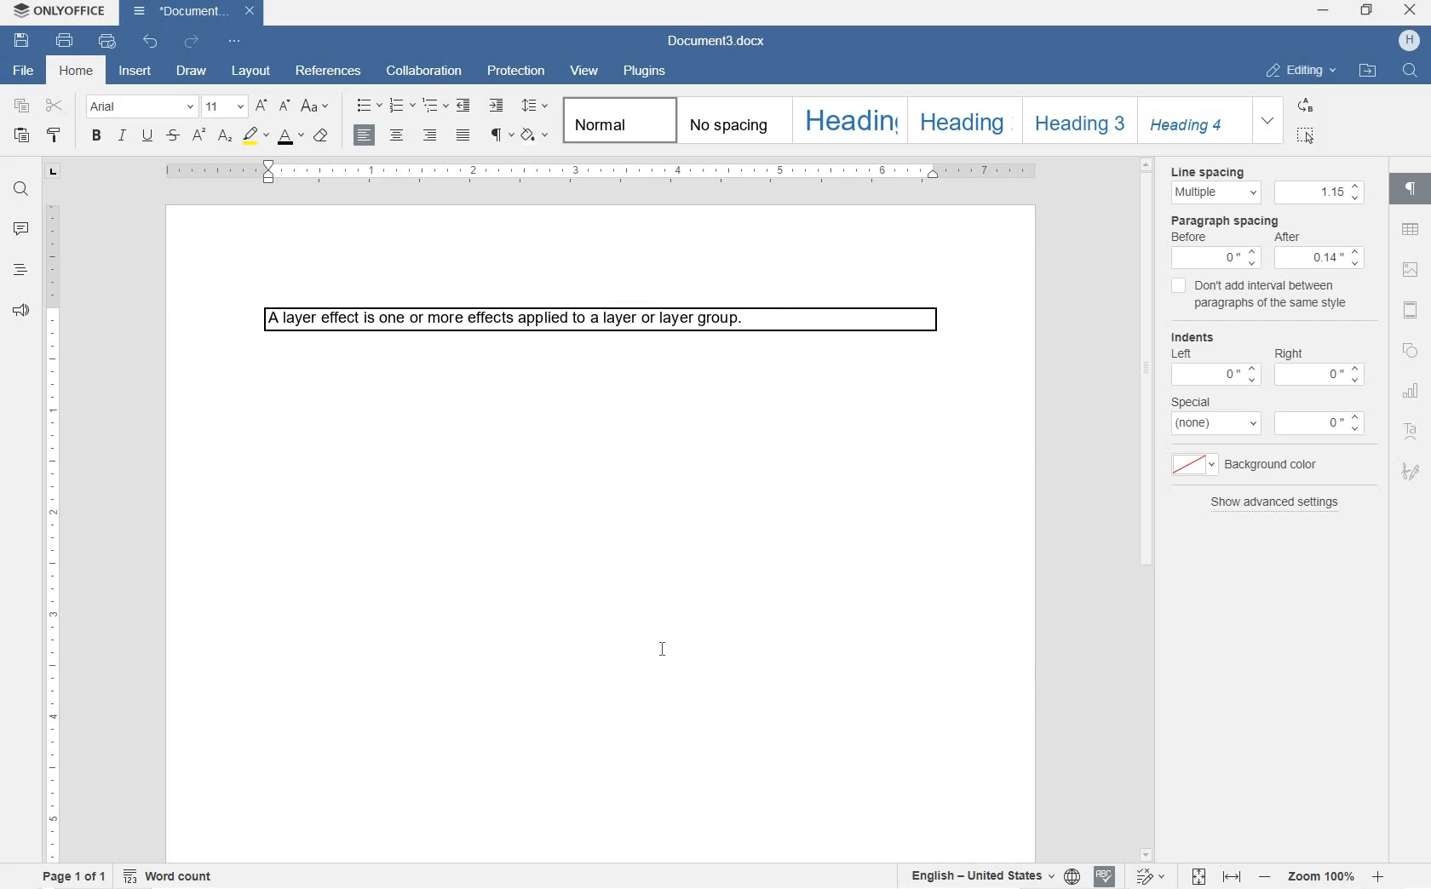  Describe the element at coordinates (1318, 361) in the screenshot. I see `Right` at that location.